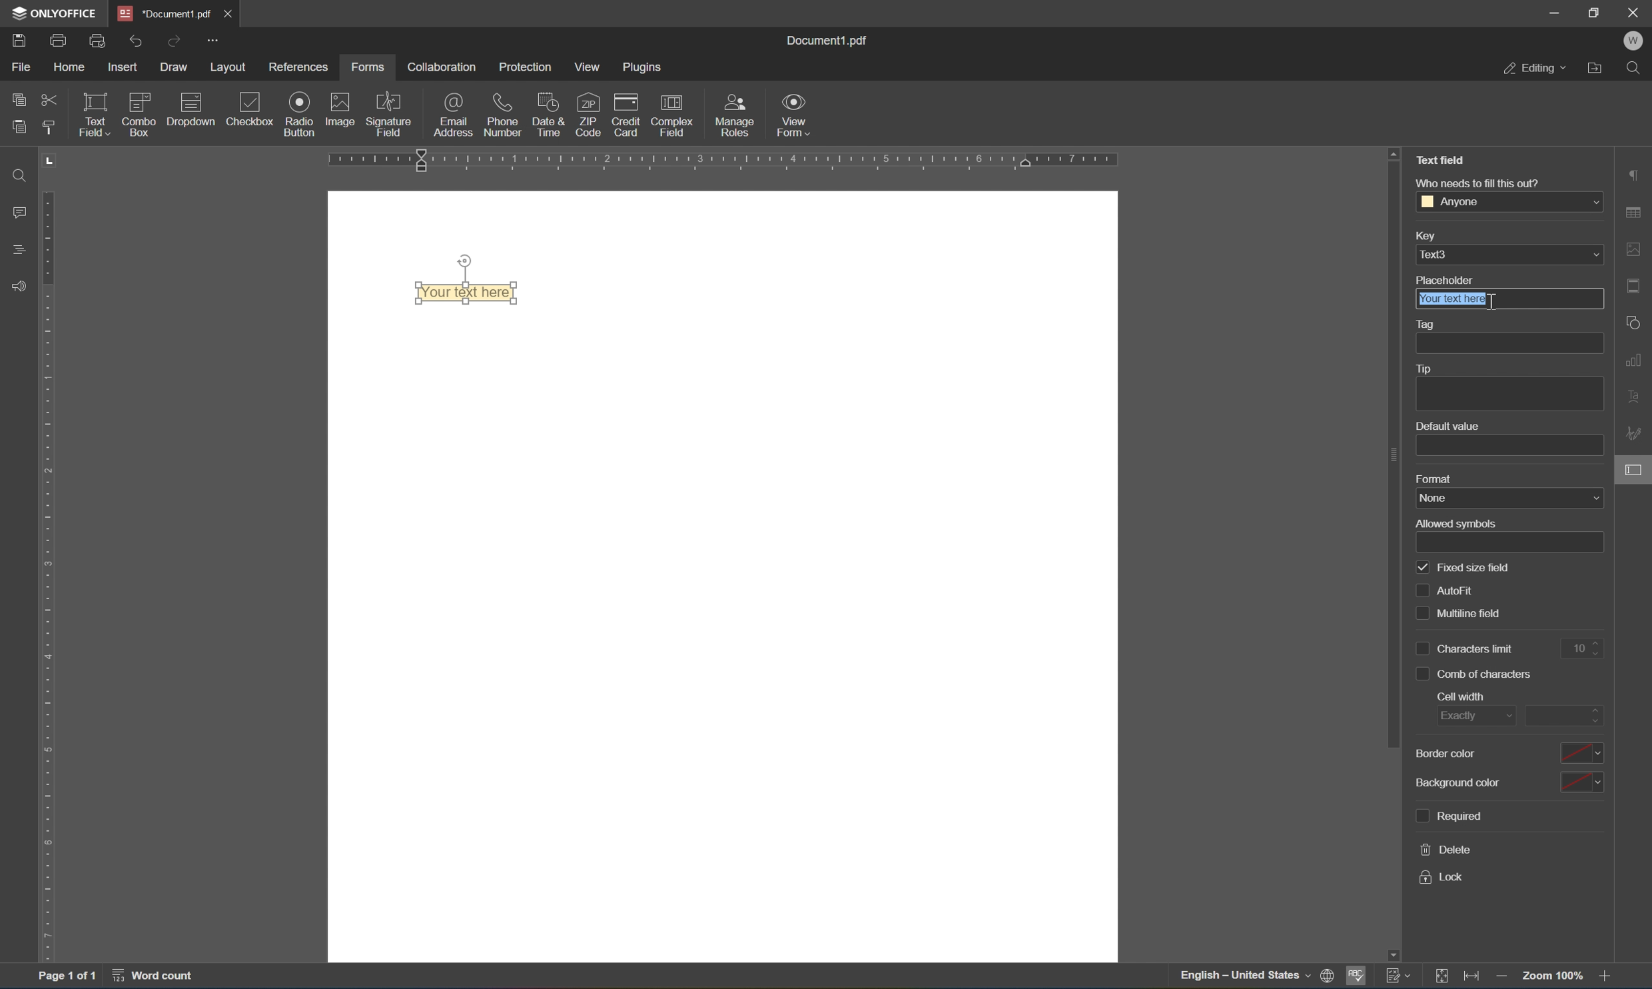 This screenshot has height=989, width=1652. What do you see at coordinates (1580, 647) in the screenshot?
I see `10` at bounding box center [1580, 647].